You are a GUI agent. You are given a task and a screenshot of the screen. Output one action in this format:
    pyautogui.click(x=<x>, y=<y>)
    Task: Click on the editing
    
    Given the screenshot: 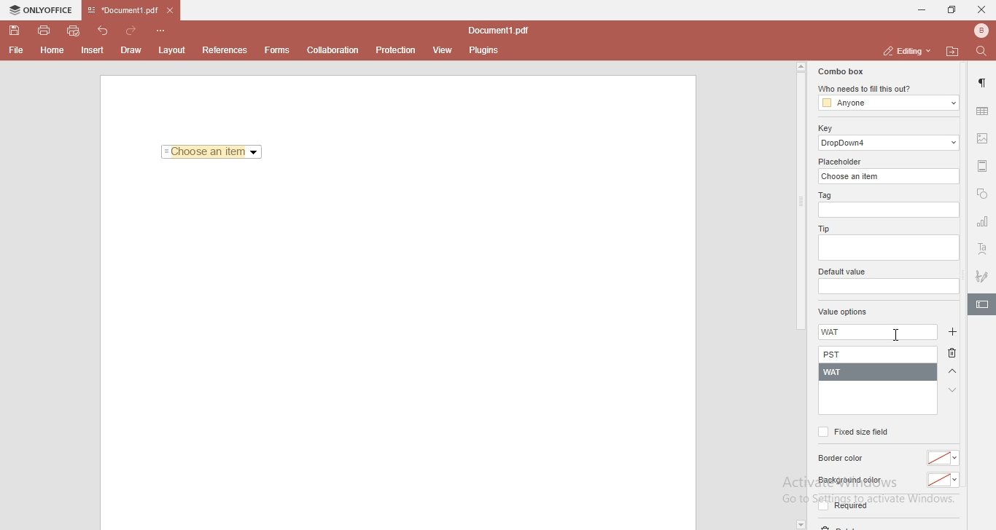 What is the action you would take?
    pyautogui.click(x=905, y=50)
    